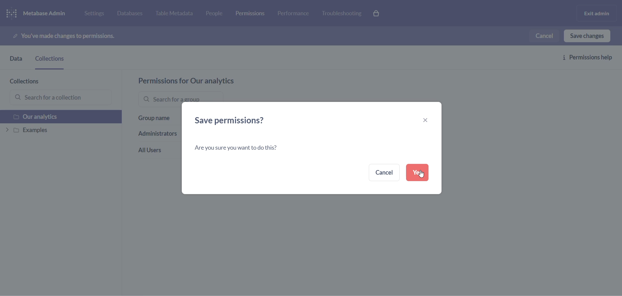 This screenshot has width=622, height=296. What do you see at coordinates (156, 135) in the screenshot?
I see `administrators group` at bounding box center [156, 135].